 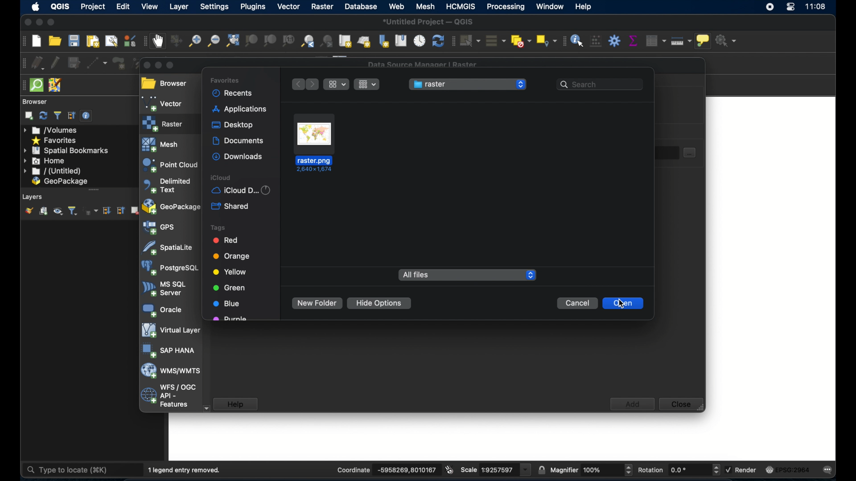 I want to click on browser, so click(x=166, y=81).